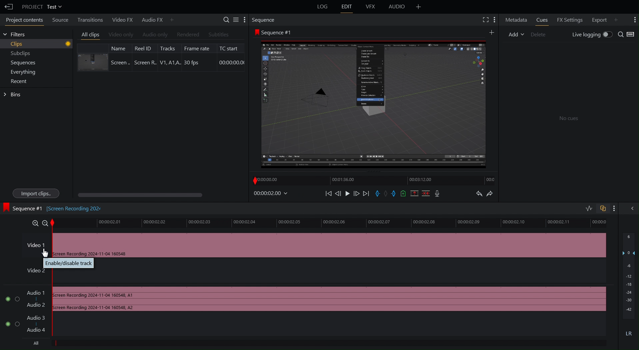  Describe the element at coordinates (371, 7) in the screenshot. I see `VFX` at that location.